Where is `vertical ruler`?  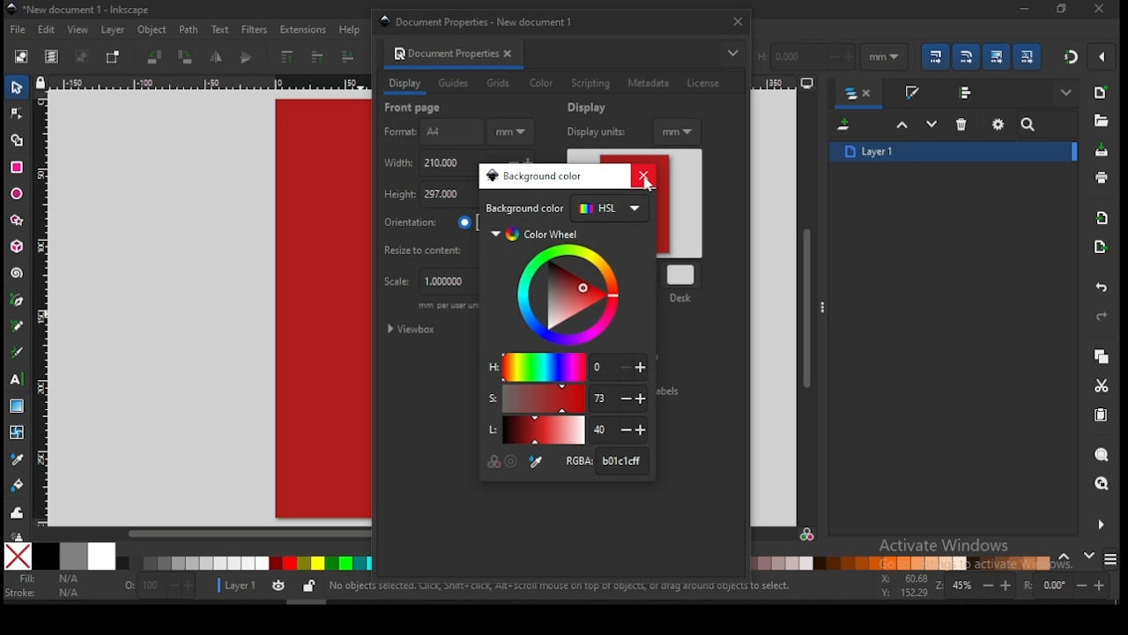
vertical ruler is located at coordinates (46, 307).